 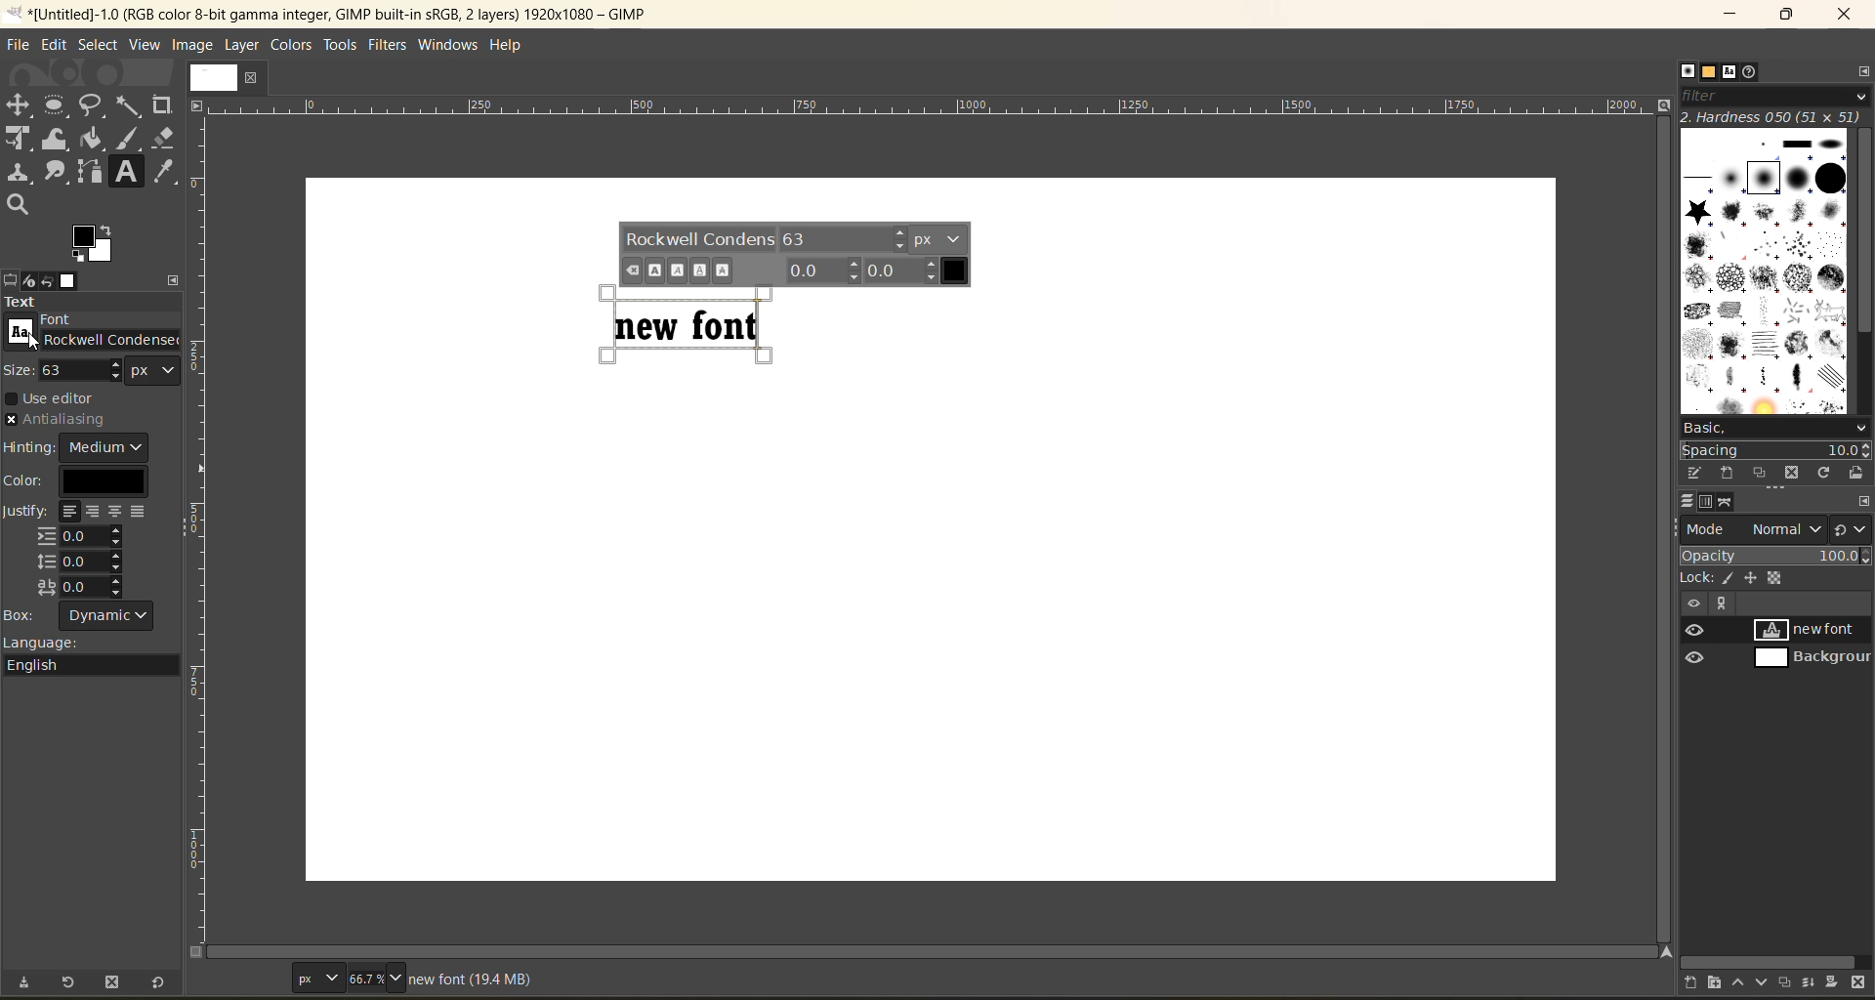 I want to click on delete tool preset, so click(x=112, y=985).